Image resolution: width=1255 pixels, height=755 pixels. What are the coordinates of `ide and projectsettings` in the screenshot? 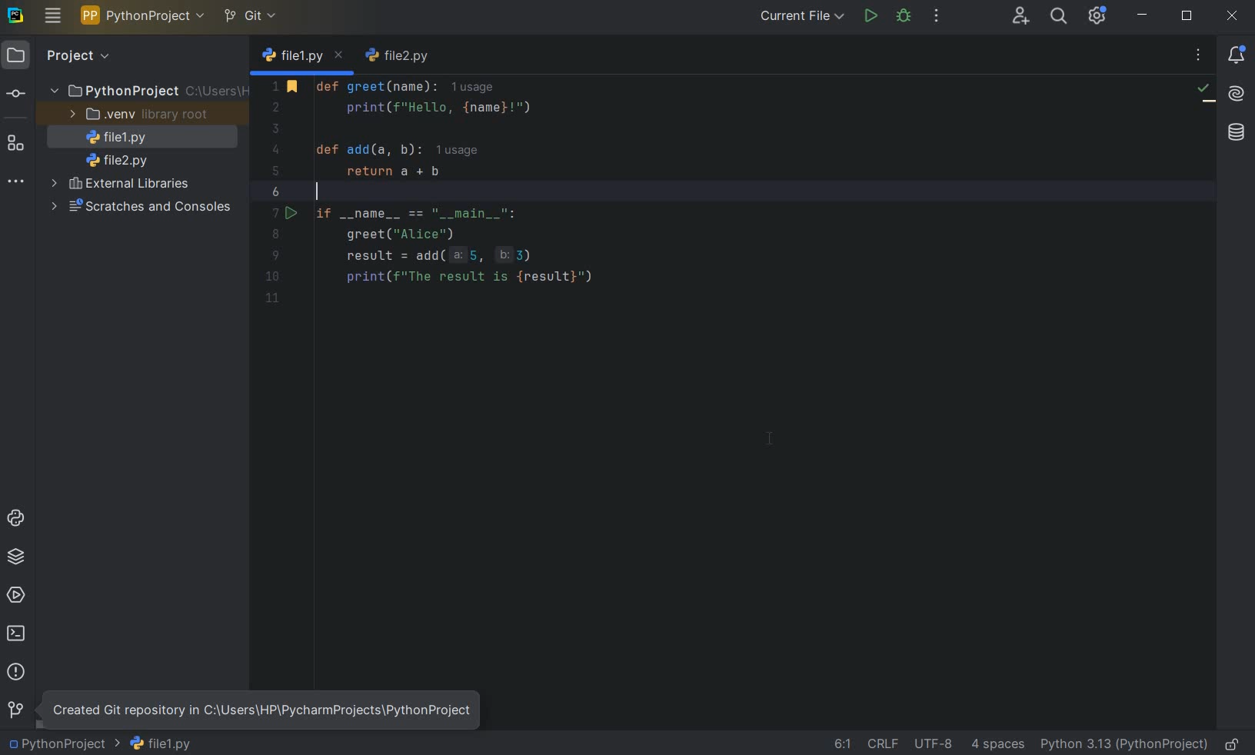 It's located at (1097, 16).